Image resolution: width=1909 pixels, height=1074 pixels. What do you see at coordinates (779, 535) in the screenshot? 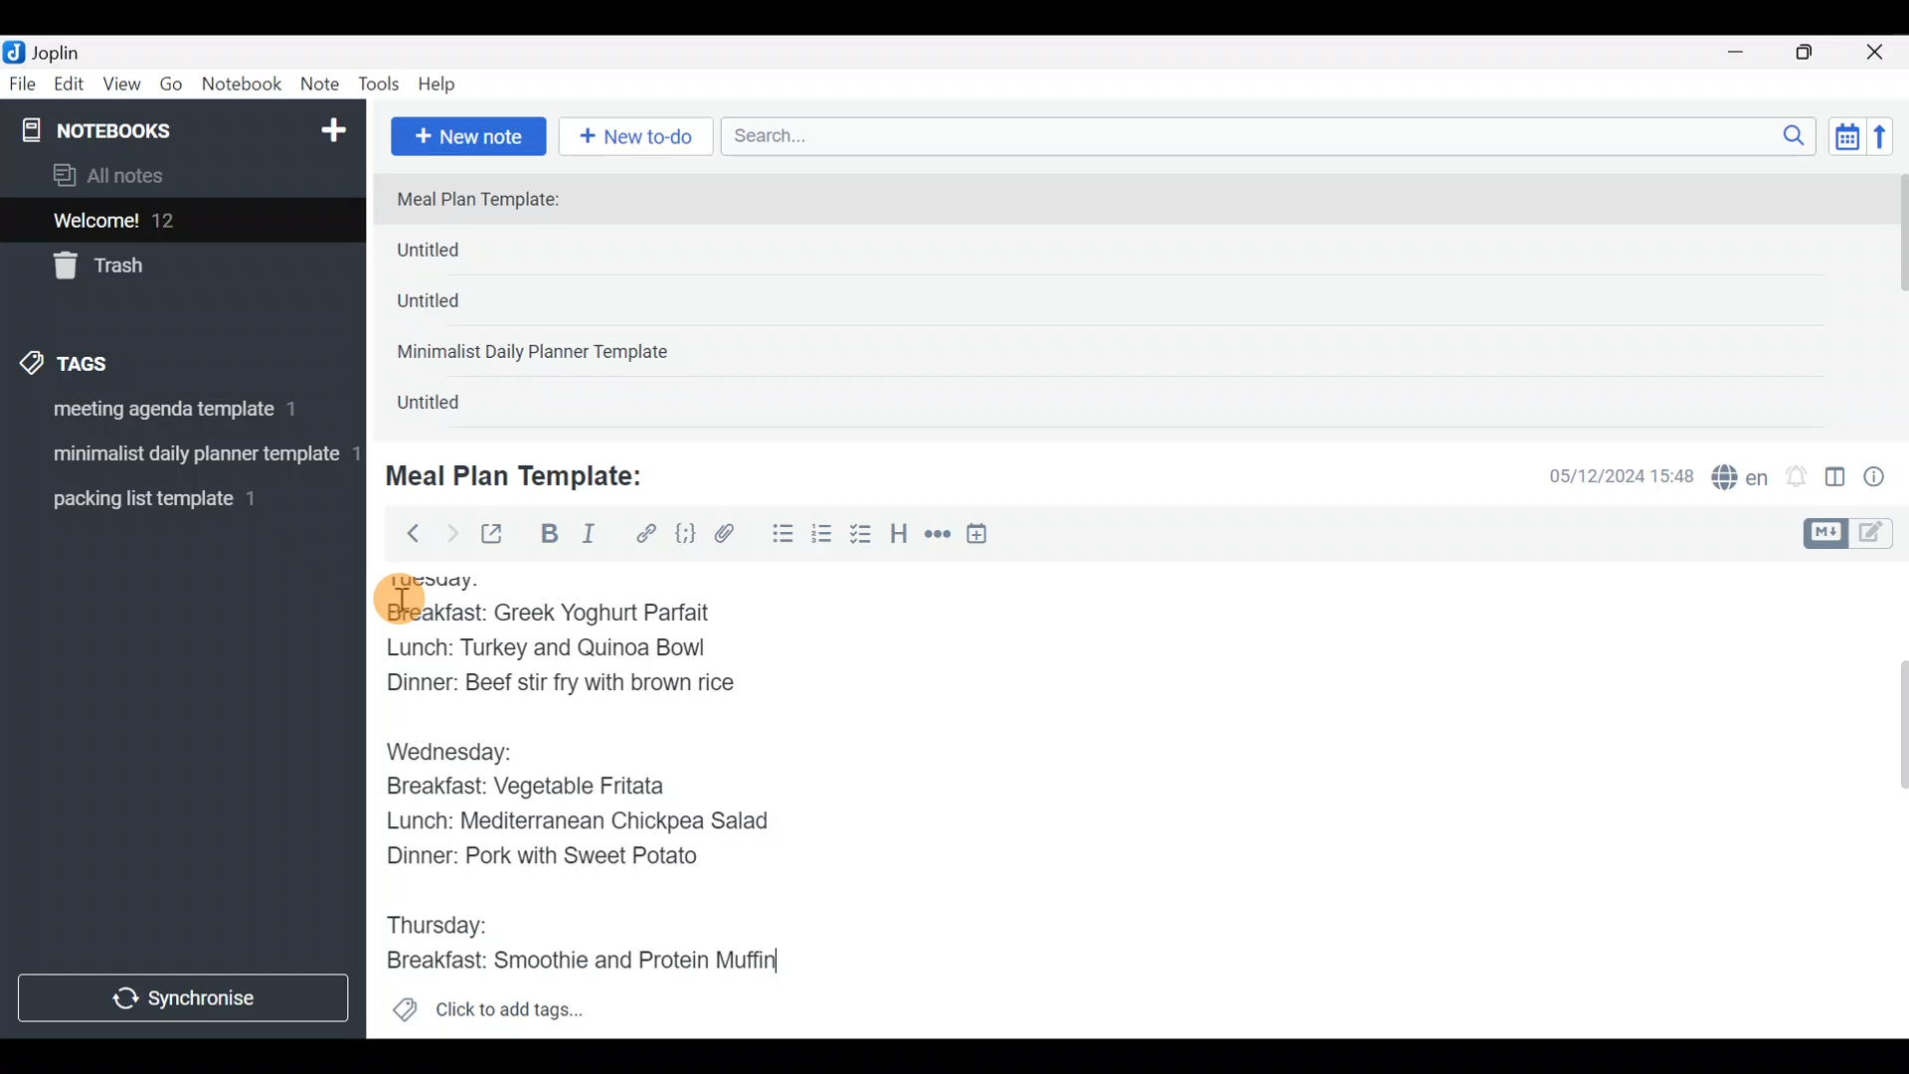
I see `Bulleted list` at bounding box center [779, 535].